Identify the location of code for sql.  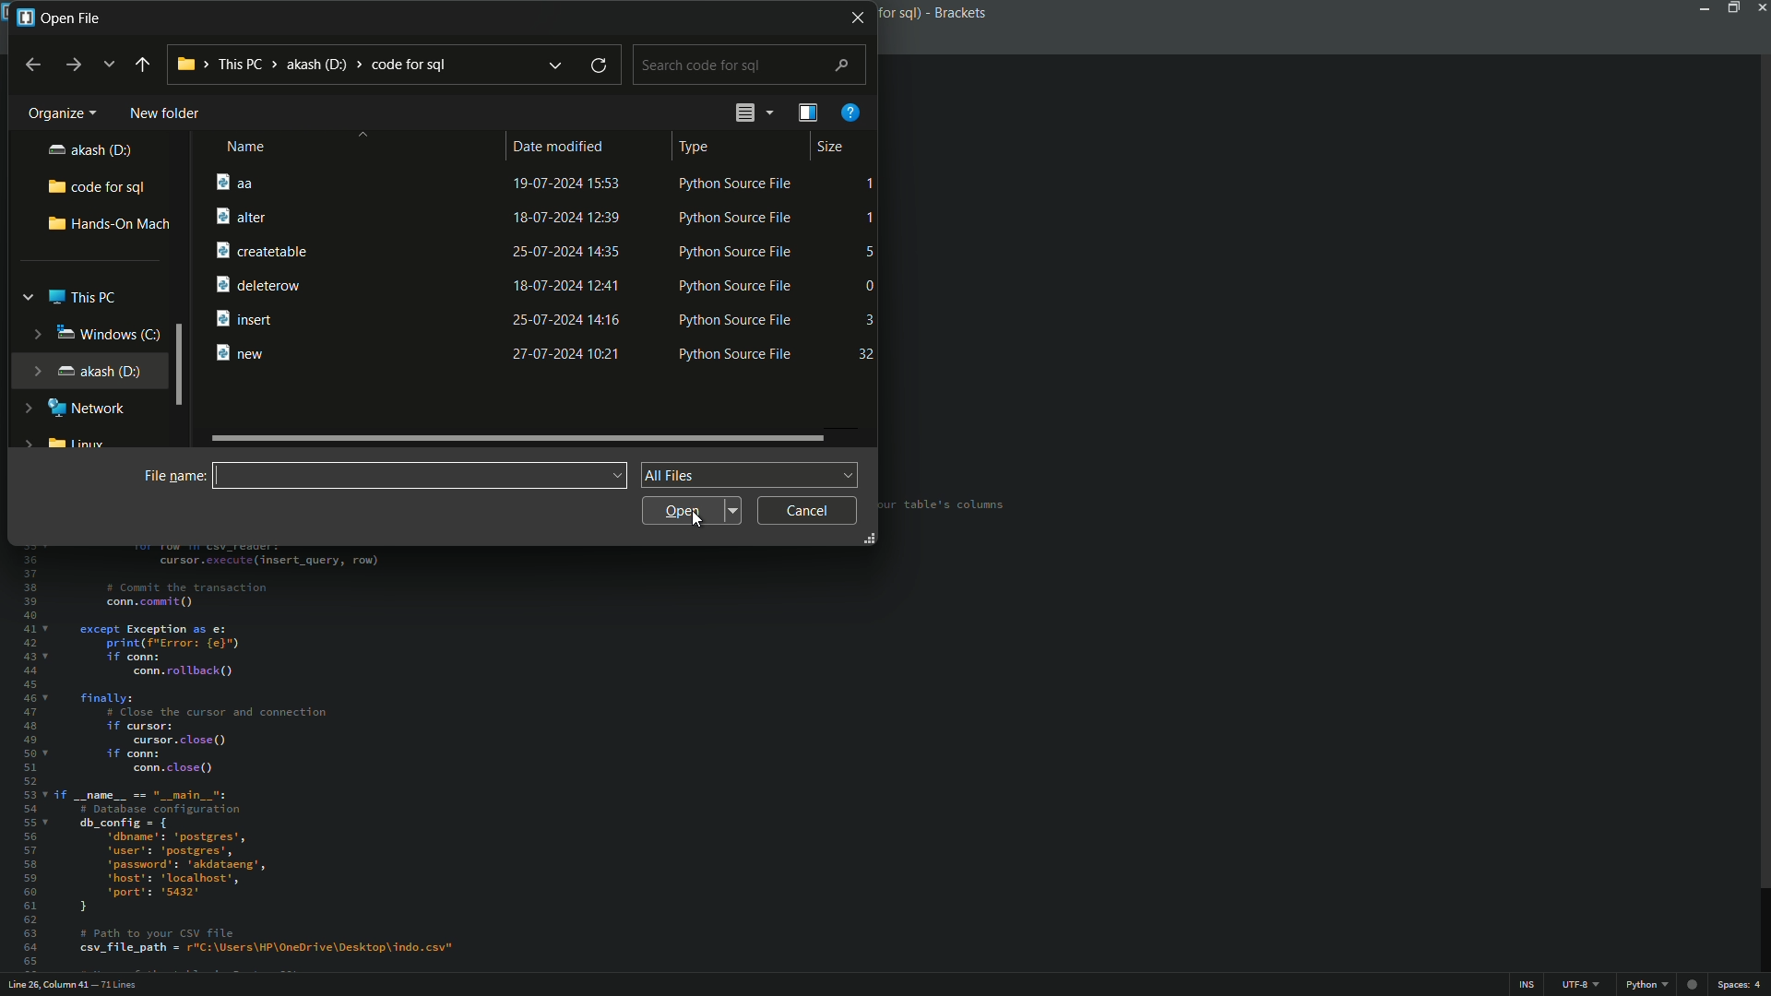
(97, 184).